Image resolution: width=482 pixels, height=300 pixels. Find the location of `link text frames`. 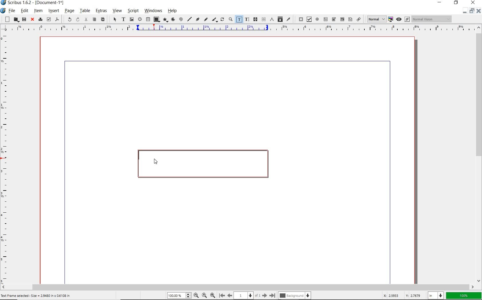

link text frames is located at coordinates (254, 19).